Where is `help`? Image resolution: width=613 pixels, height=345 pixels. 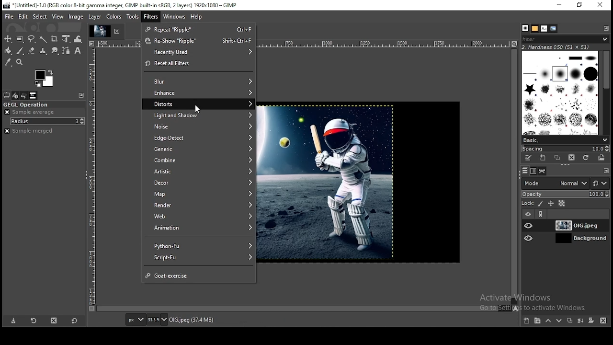 help is located at coordinates (196, 16).